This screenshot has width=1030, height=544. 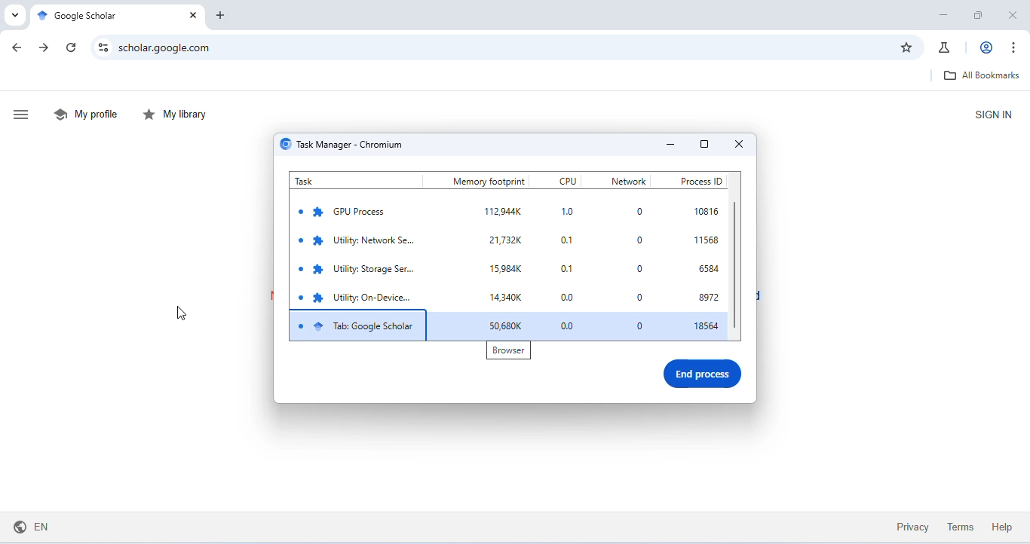 What do you see at coordinates (961, 527) in the screenshot?
I see `terms` at bounding box center [961, 527].